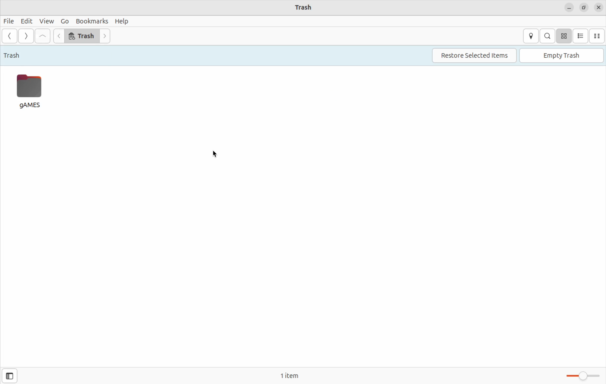  What do you see at coordinates (43, 36) in the screenshot?
I see `Go to first file` at bounding box center [43, 36].